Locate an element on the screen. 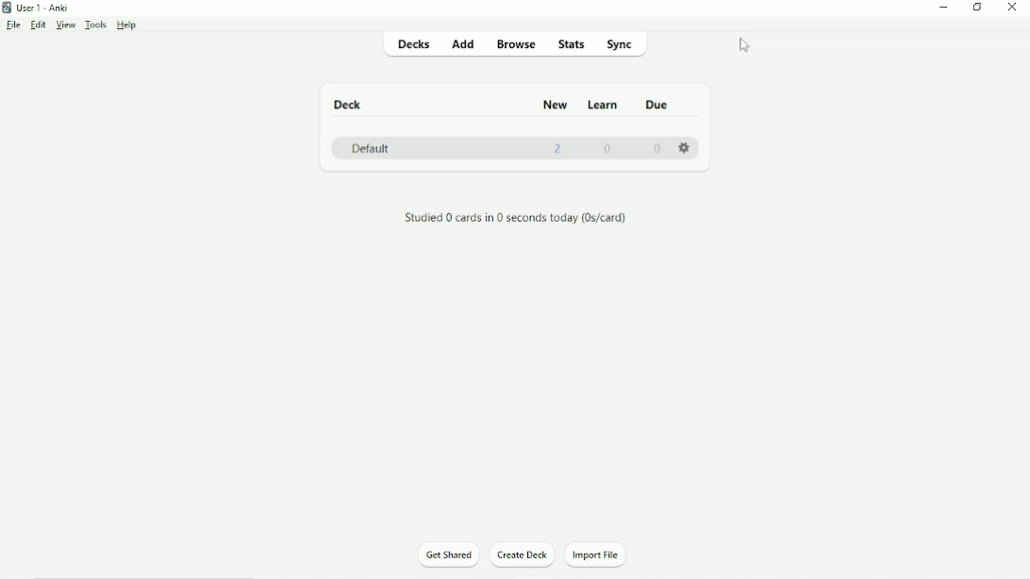 Image resolution: width=1030 pixels, height=579 pixels. Due is located at coordinates (659, 104).